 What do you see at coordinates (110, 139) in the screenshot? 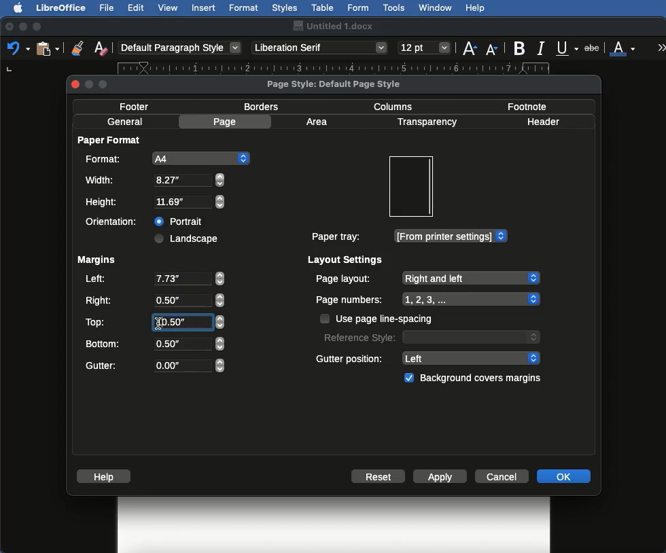
I see `Paper format` at bounding box center [110, 139].